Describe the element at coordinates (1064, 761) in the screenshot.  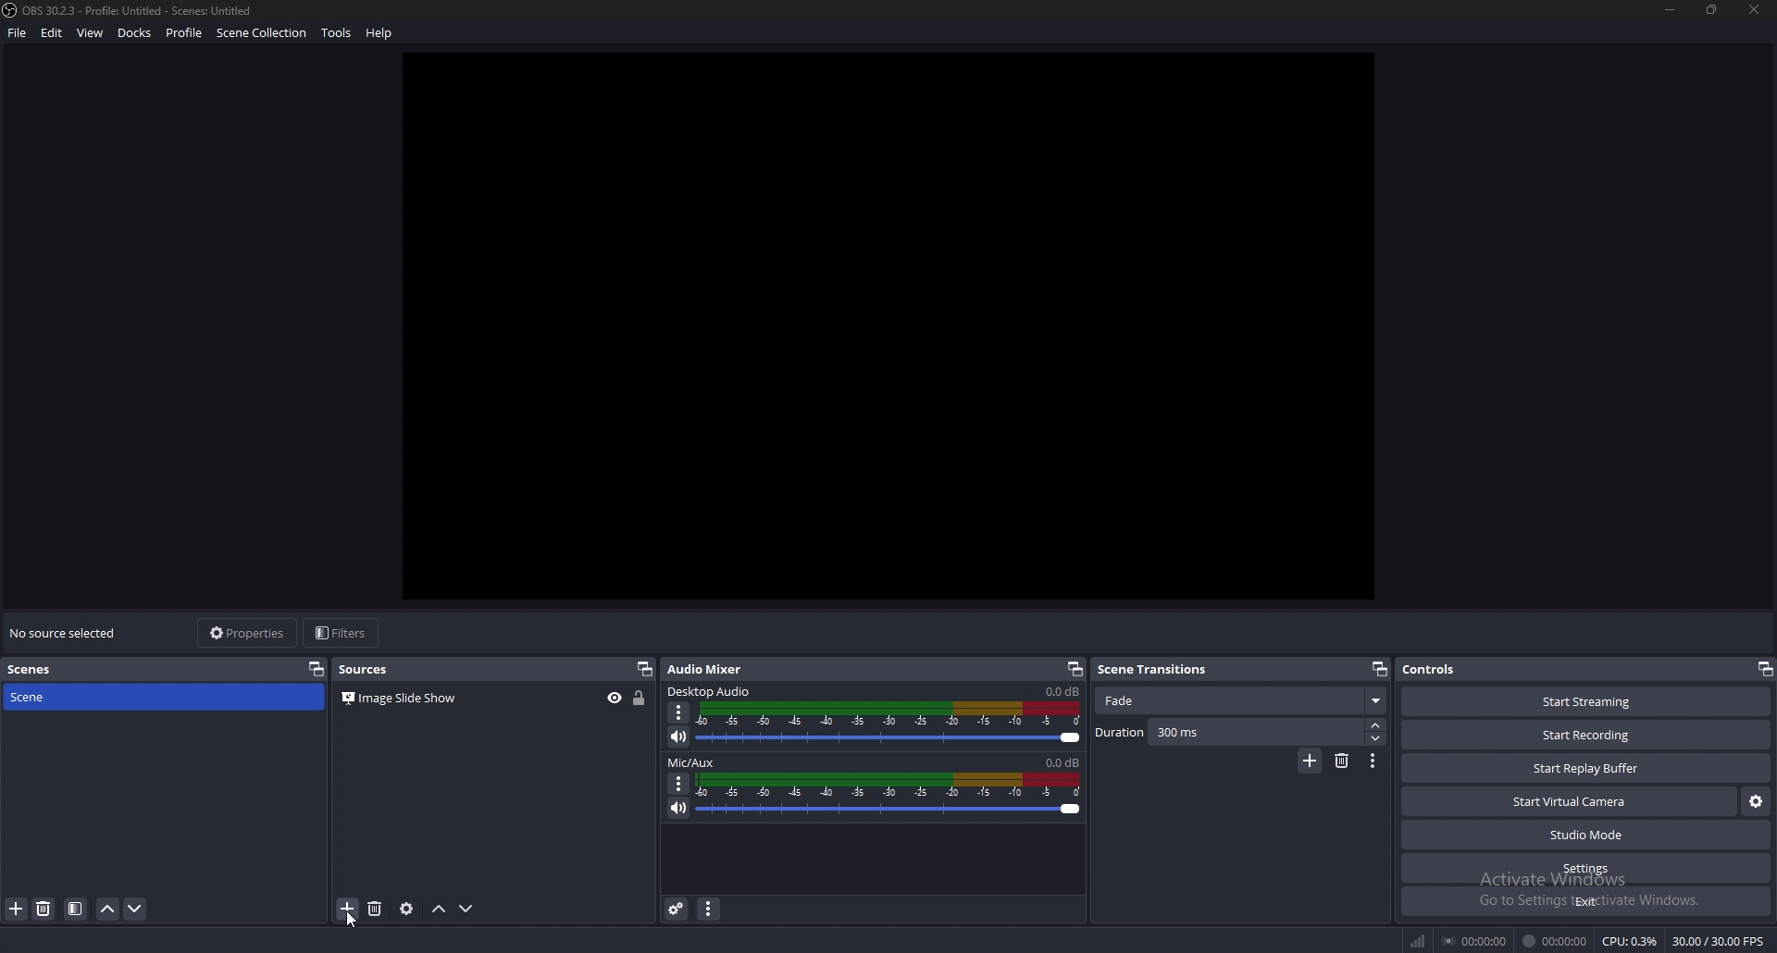
I see `volume level` at that location.